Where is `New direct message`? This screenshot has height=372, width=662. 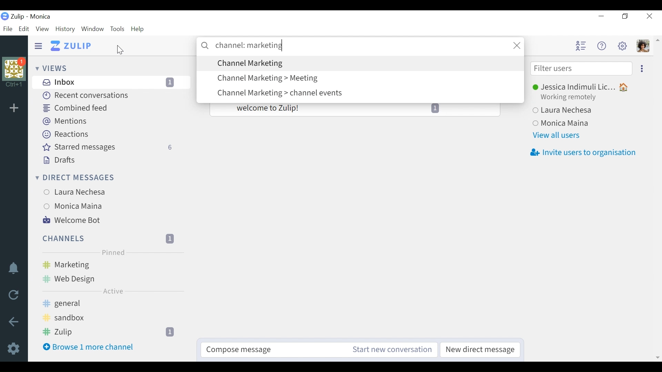
New direct message is located at coordinates (479, 349).